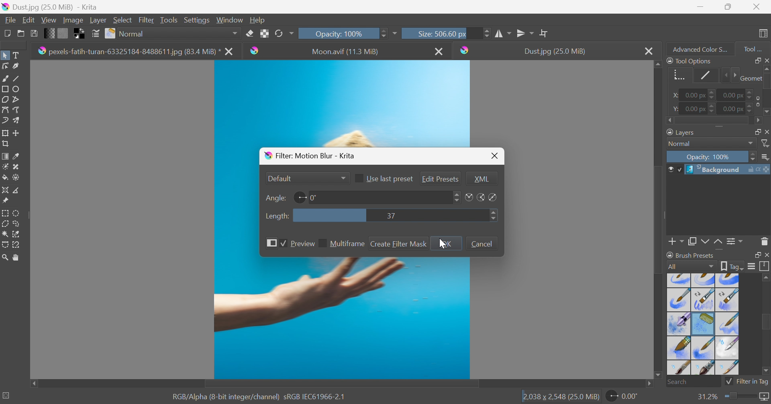 This screenshot has width=771, height=404. I want to click on Help, so click(258, 20).